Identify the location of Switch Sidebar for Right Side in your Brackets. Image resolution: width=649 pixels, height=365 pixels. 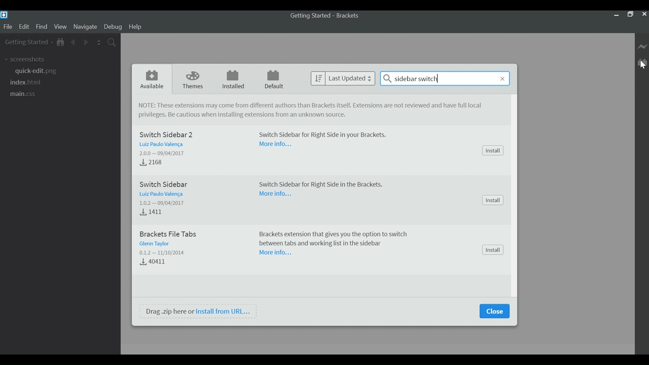
(326, 134).